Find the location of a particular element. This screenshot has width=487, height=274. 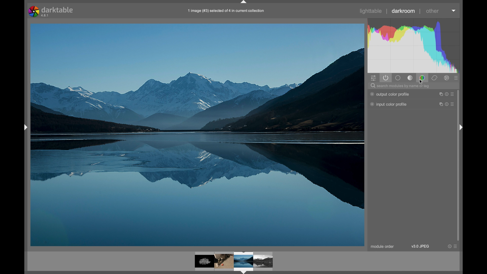

more options is located at coordinates (446, 104).